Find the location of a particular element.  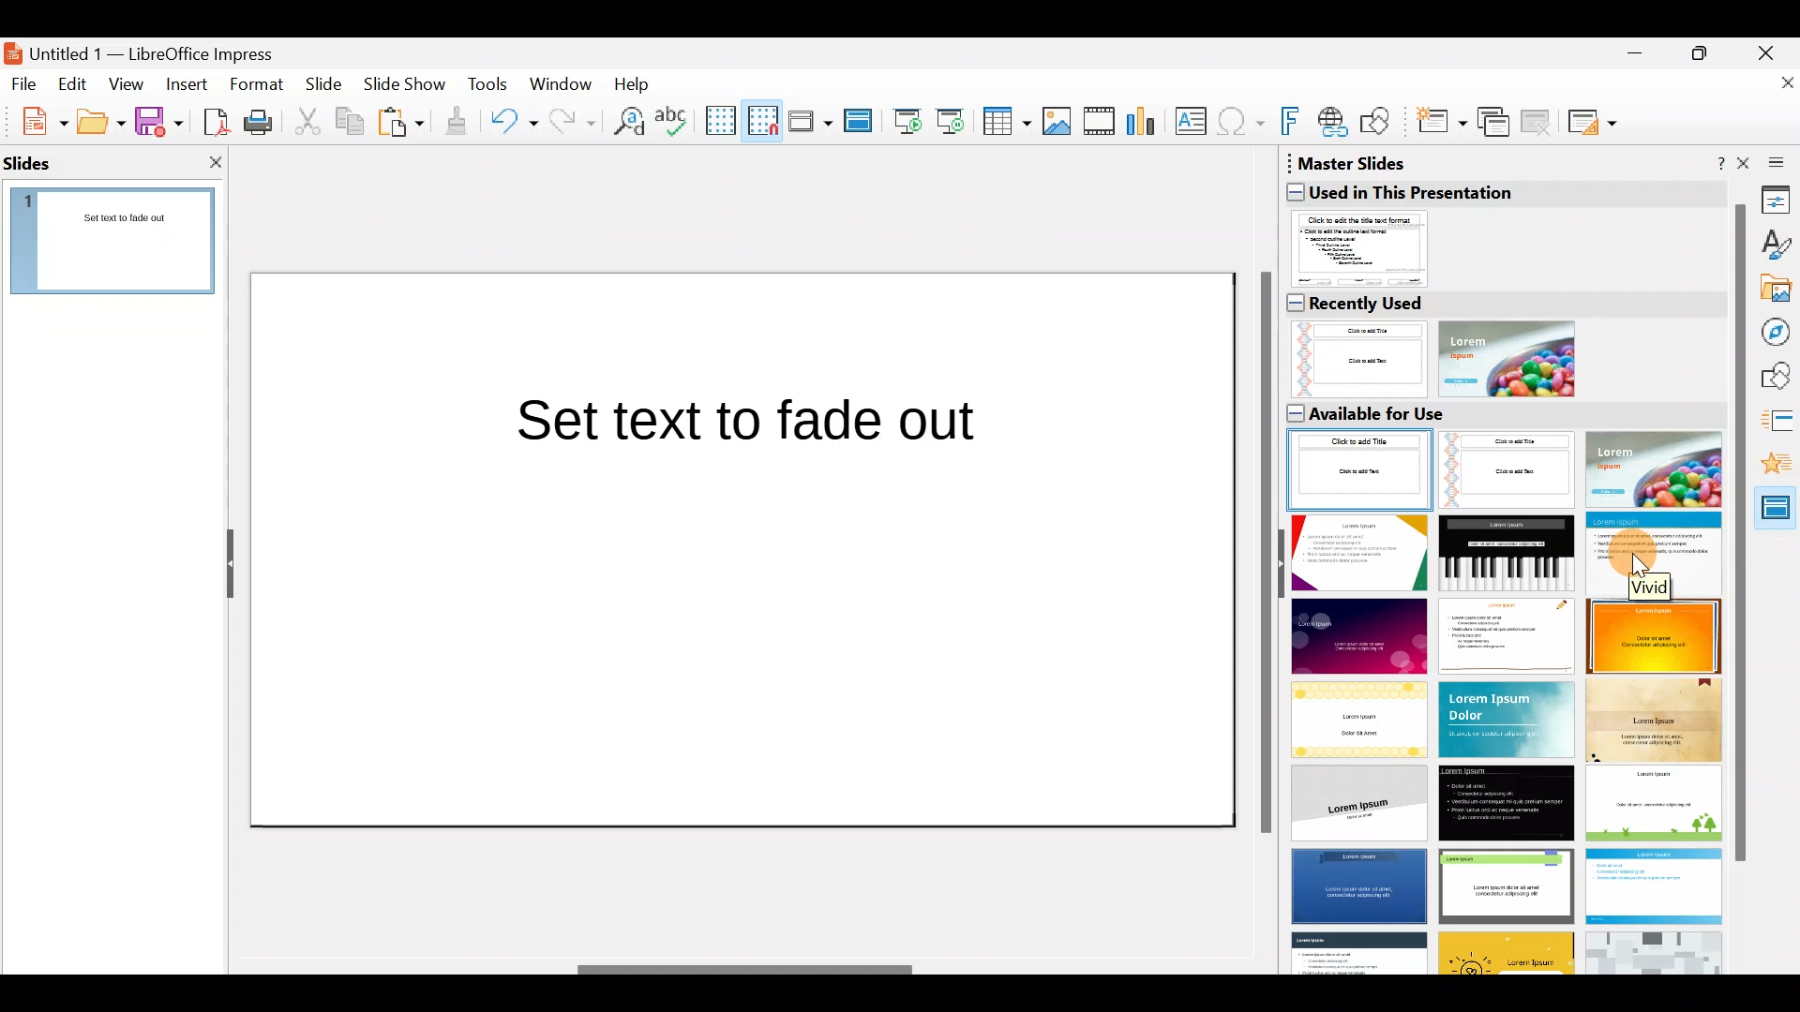

Slide show is located at coordinates (409, 88).